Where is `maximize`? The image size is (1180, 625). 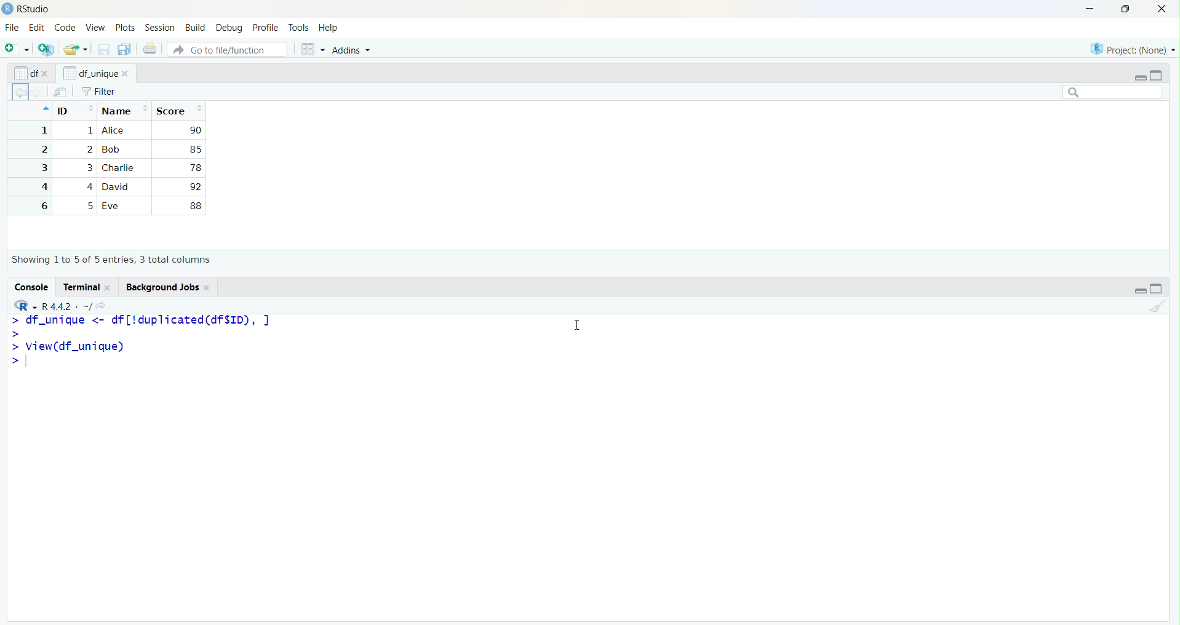
maximize is located at coordinates (1157, 289).